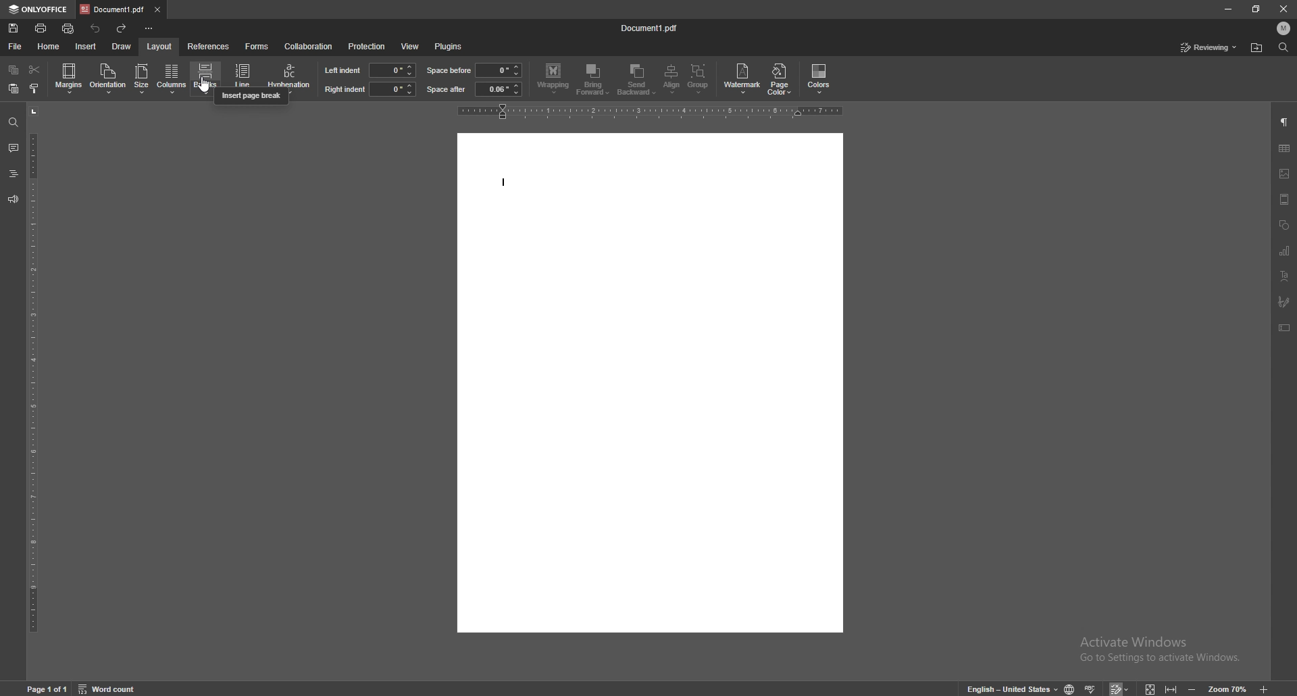  Describe the element at coordinates (1227, 8) in the screenshot. I see `minimize` at that location.